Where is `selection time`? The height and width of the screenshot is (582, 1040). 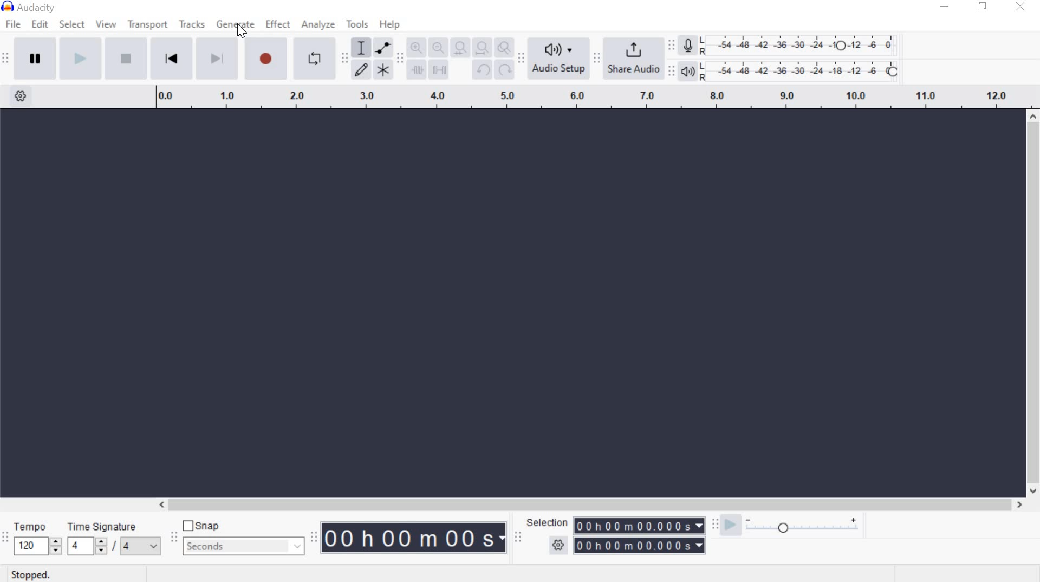 selection time is located at coordinates (640, 535).